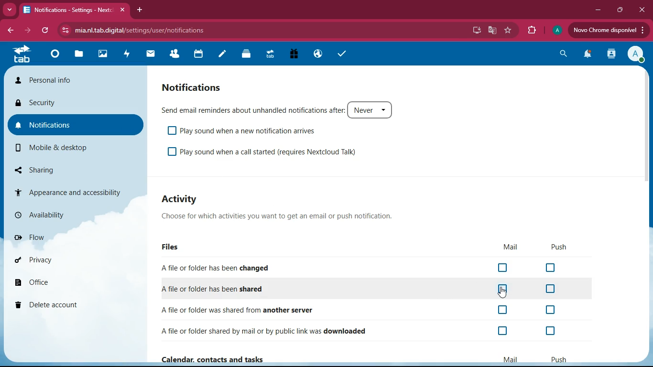  Describe the element at coordinates (551, 310) in the screenshot. I see `off` at that location.